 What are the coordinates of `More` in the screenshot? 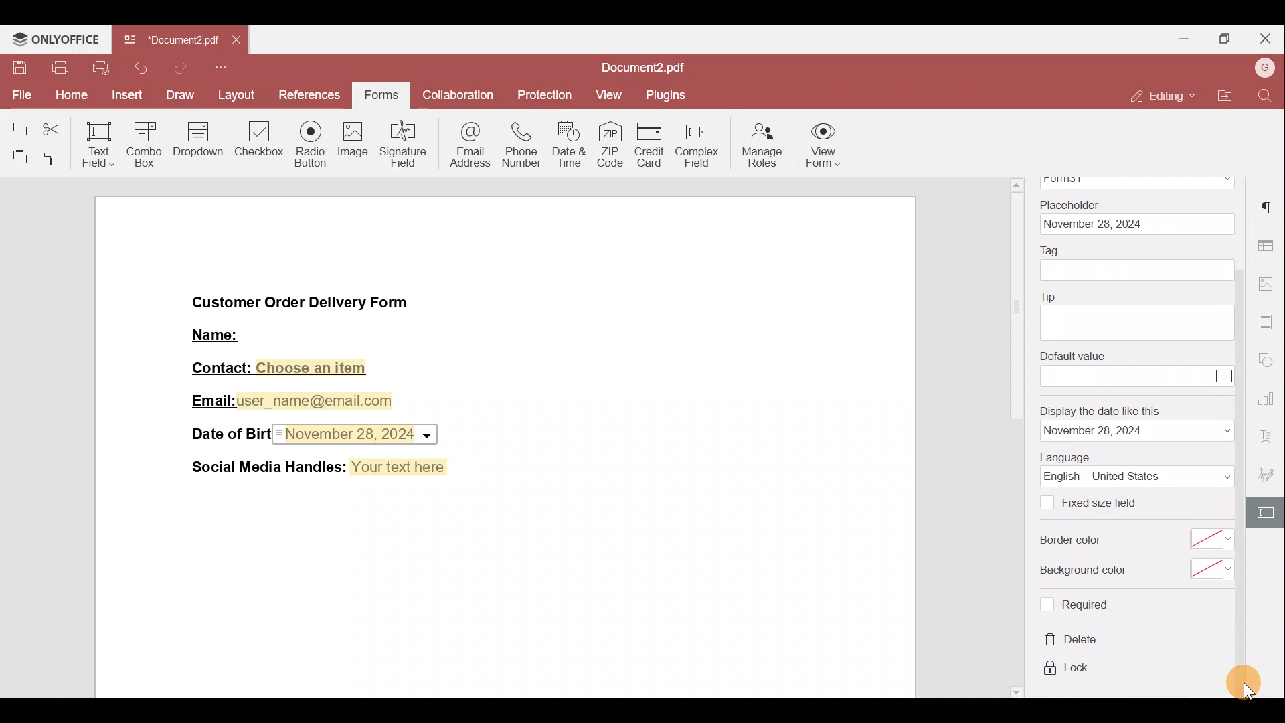 It's located at (223, 69).